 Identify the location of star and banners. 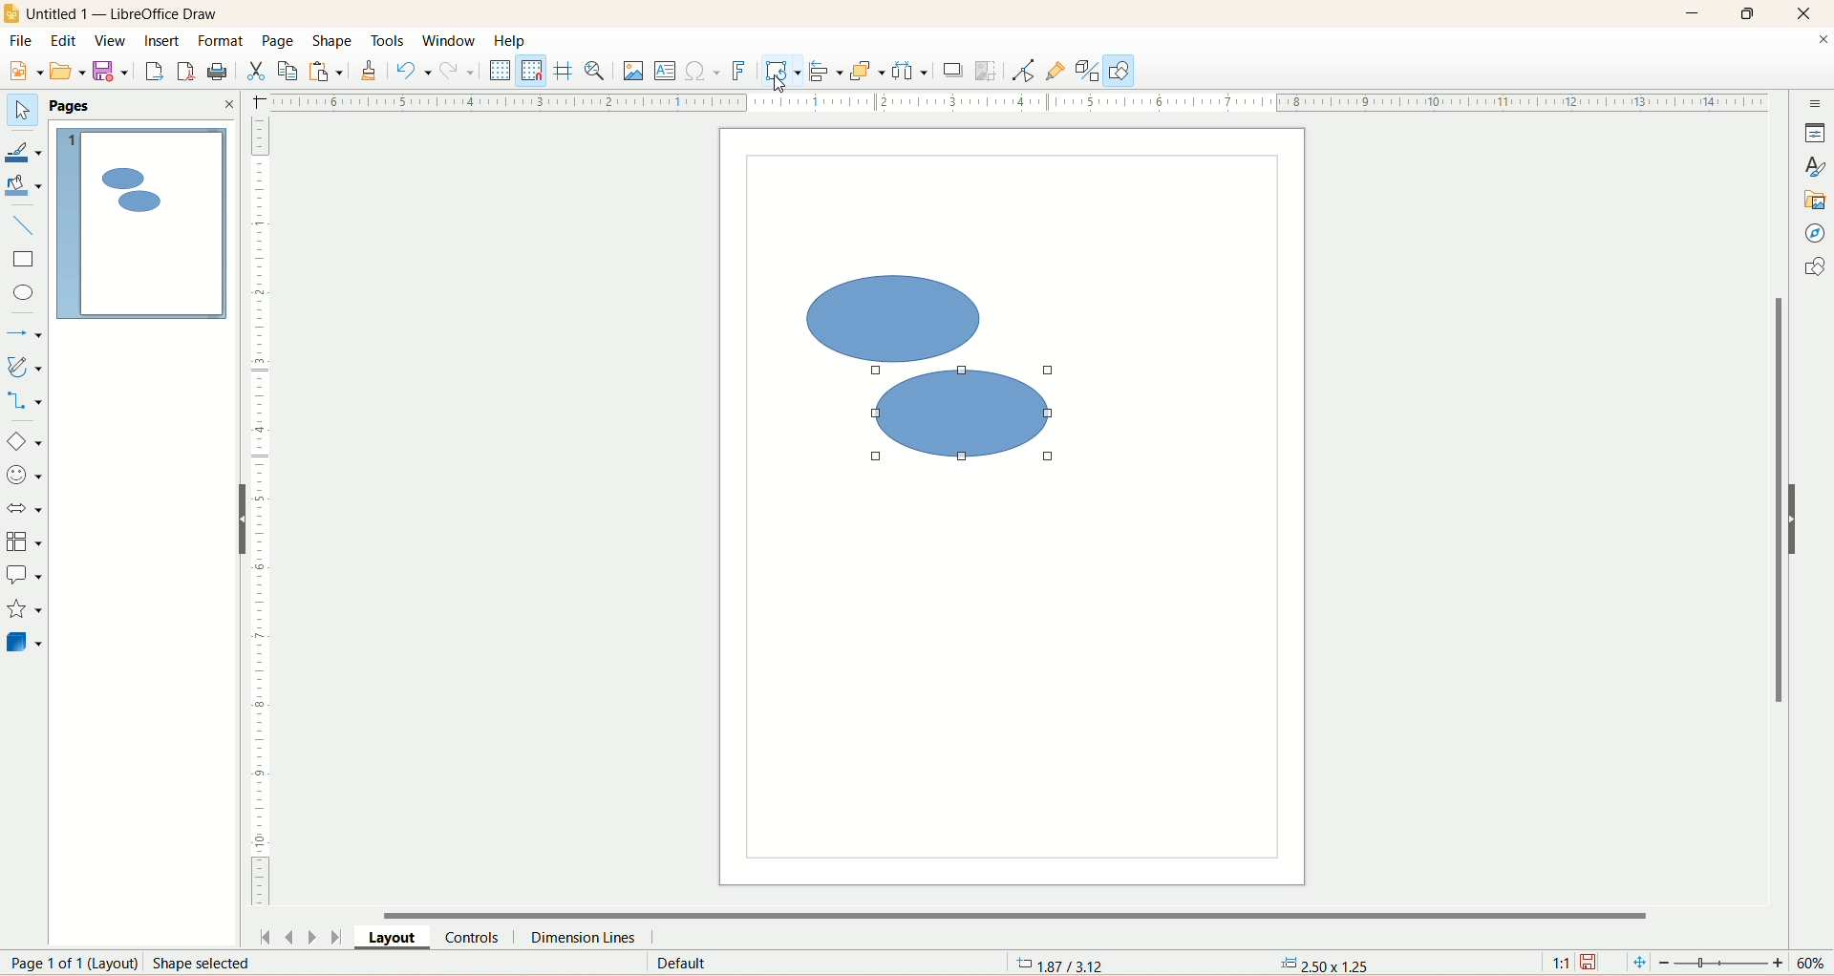
(23, 608).